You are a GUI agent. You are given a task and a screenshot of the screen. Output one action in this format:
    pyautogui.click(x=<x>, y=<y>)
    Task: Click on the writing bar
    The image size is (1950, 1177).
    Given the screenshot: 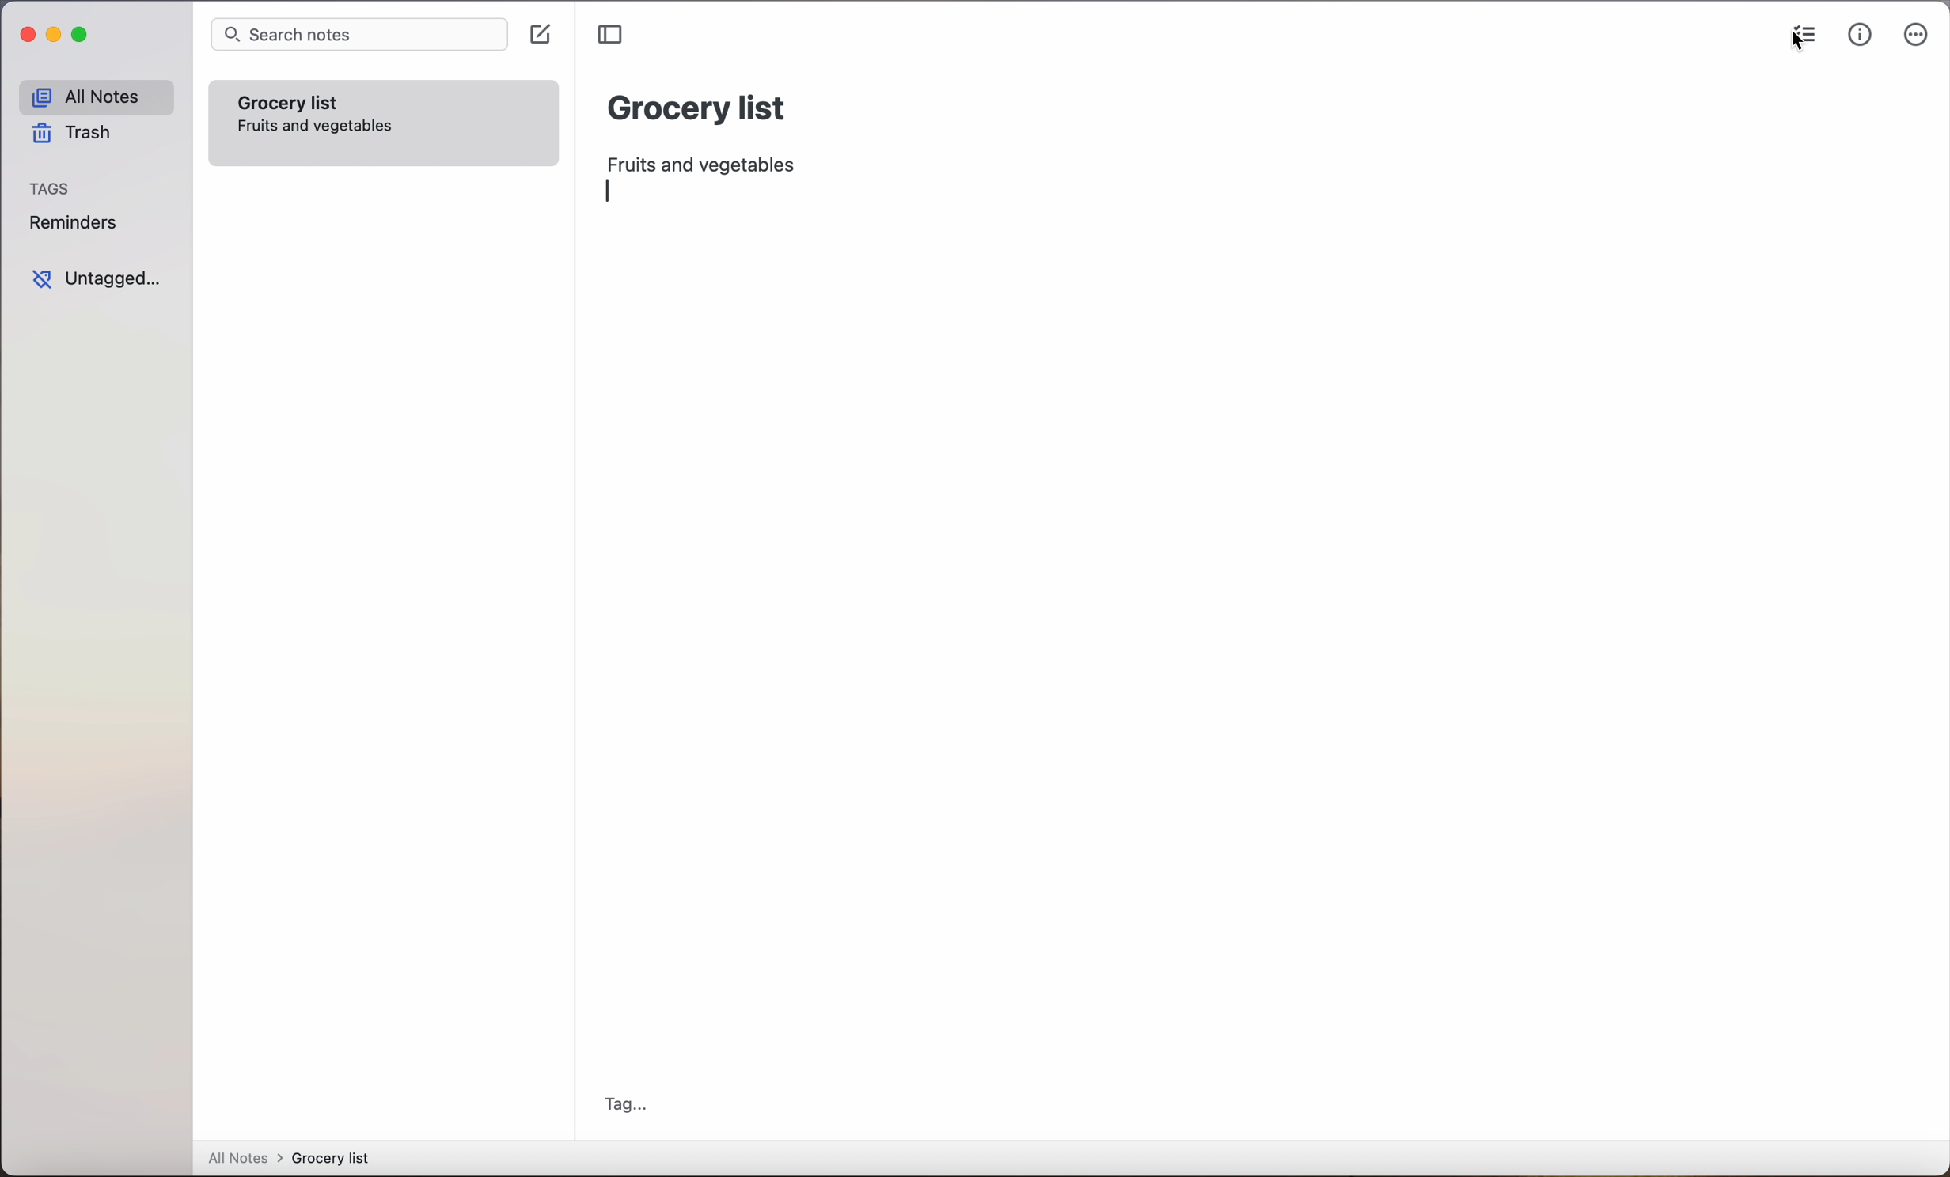 What is the action you would take?
    pyautogui.click(x=613, y=190)
    